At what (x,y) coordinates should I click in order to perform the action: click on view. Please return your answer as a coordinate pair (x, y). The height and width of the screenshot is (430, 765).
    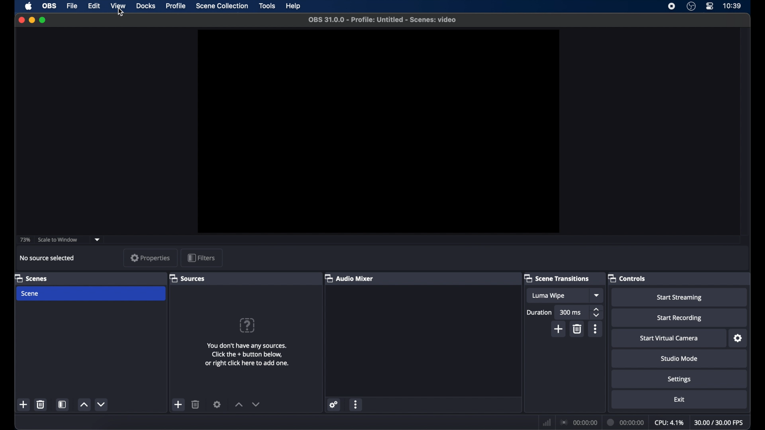
    Looking at the image, I should click on (119, 6).